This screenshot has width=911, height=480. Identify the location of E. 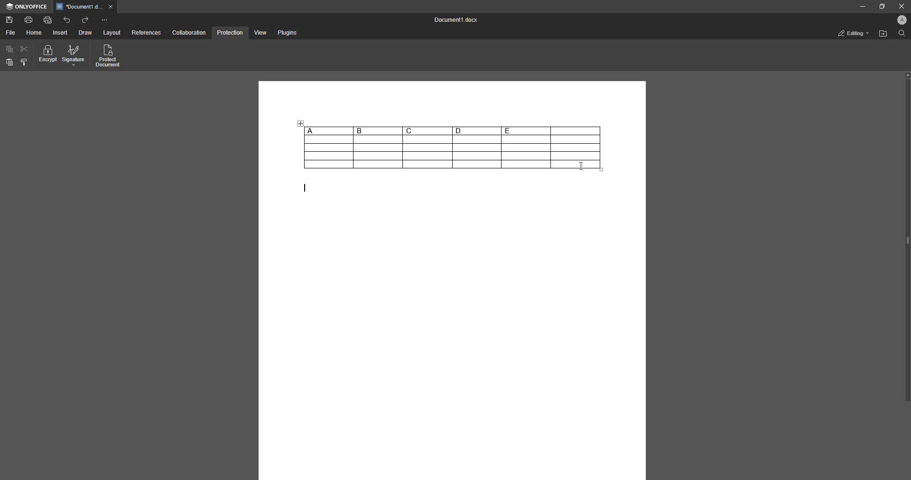
(526, 130).